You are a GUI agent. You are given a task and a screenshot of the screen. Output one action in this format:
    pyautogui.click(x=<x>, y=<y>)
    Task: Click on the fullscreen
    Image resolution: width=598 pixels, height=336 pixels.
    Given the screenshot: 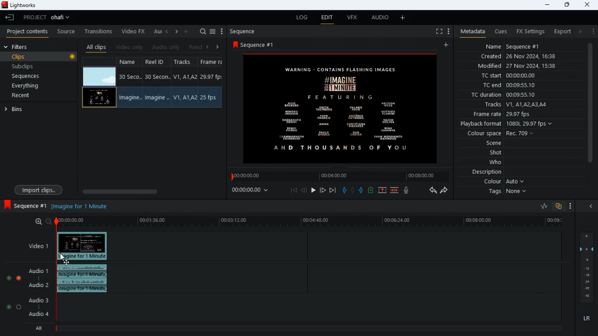 What is the action you would take?
    pyautogui.click(x=438, y=30)
    